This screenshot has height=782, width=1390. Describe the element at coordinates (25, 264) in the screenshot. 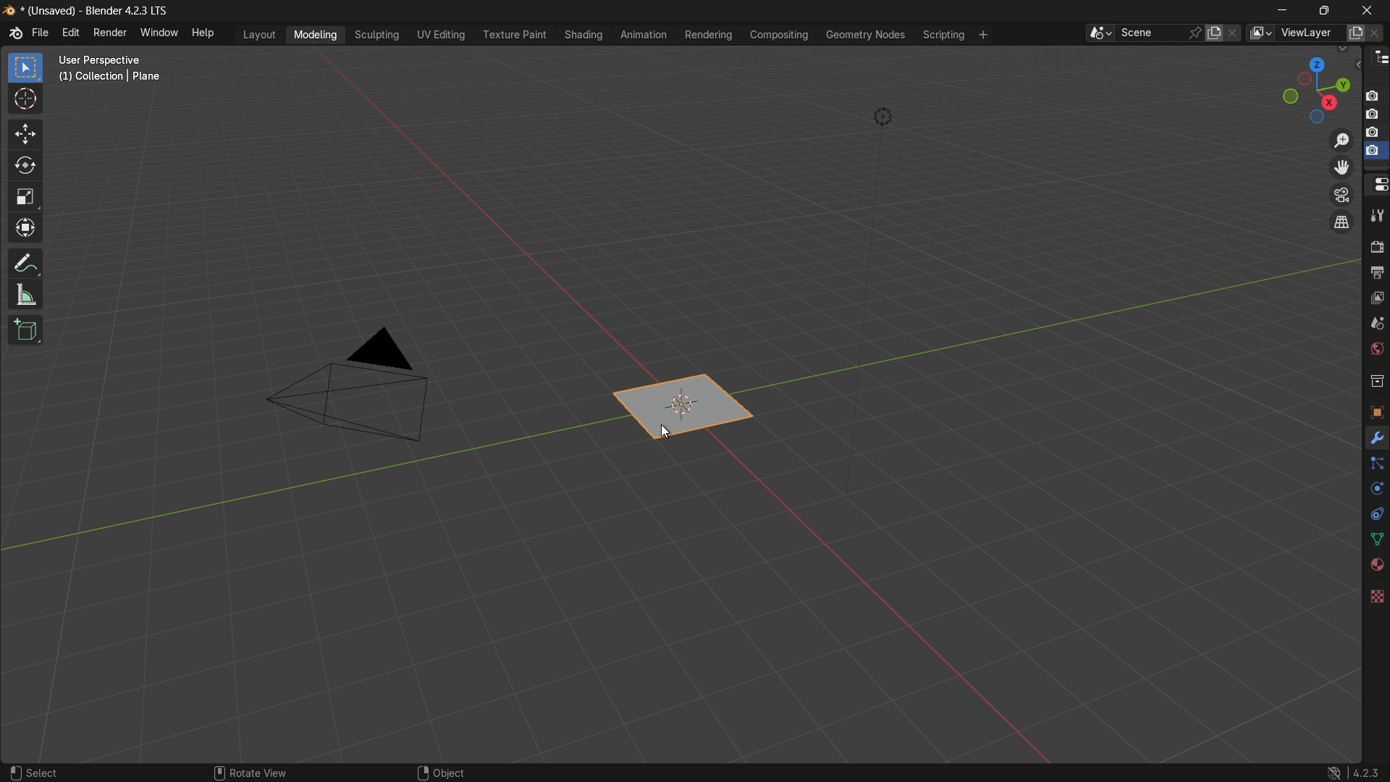

I see `annotate` at that location.